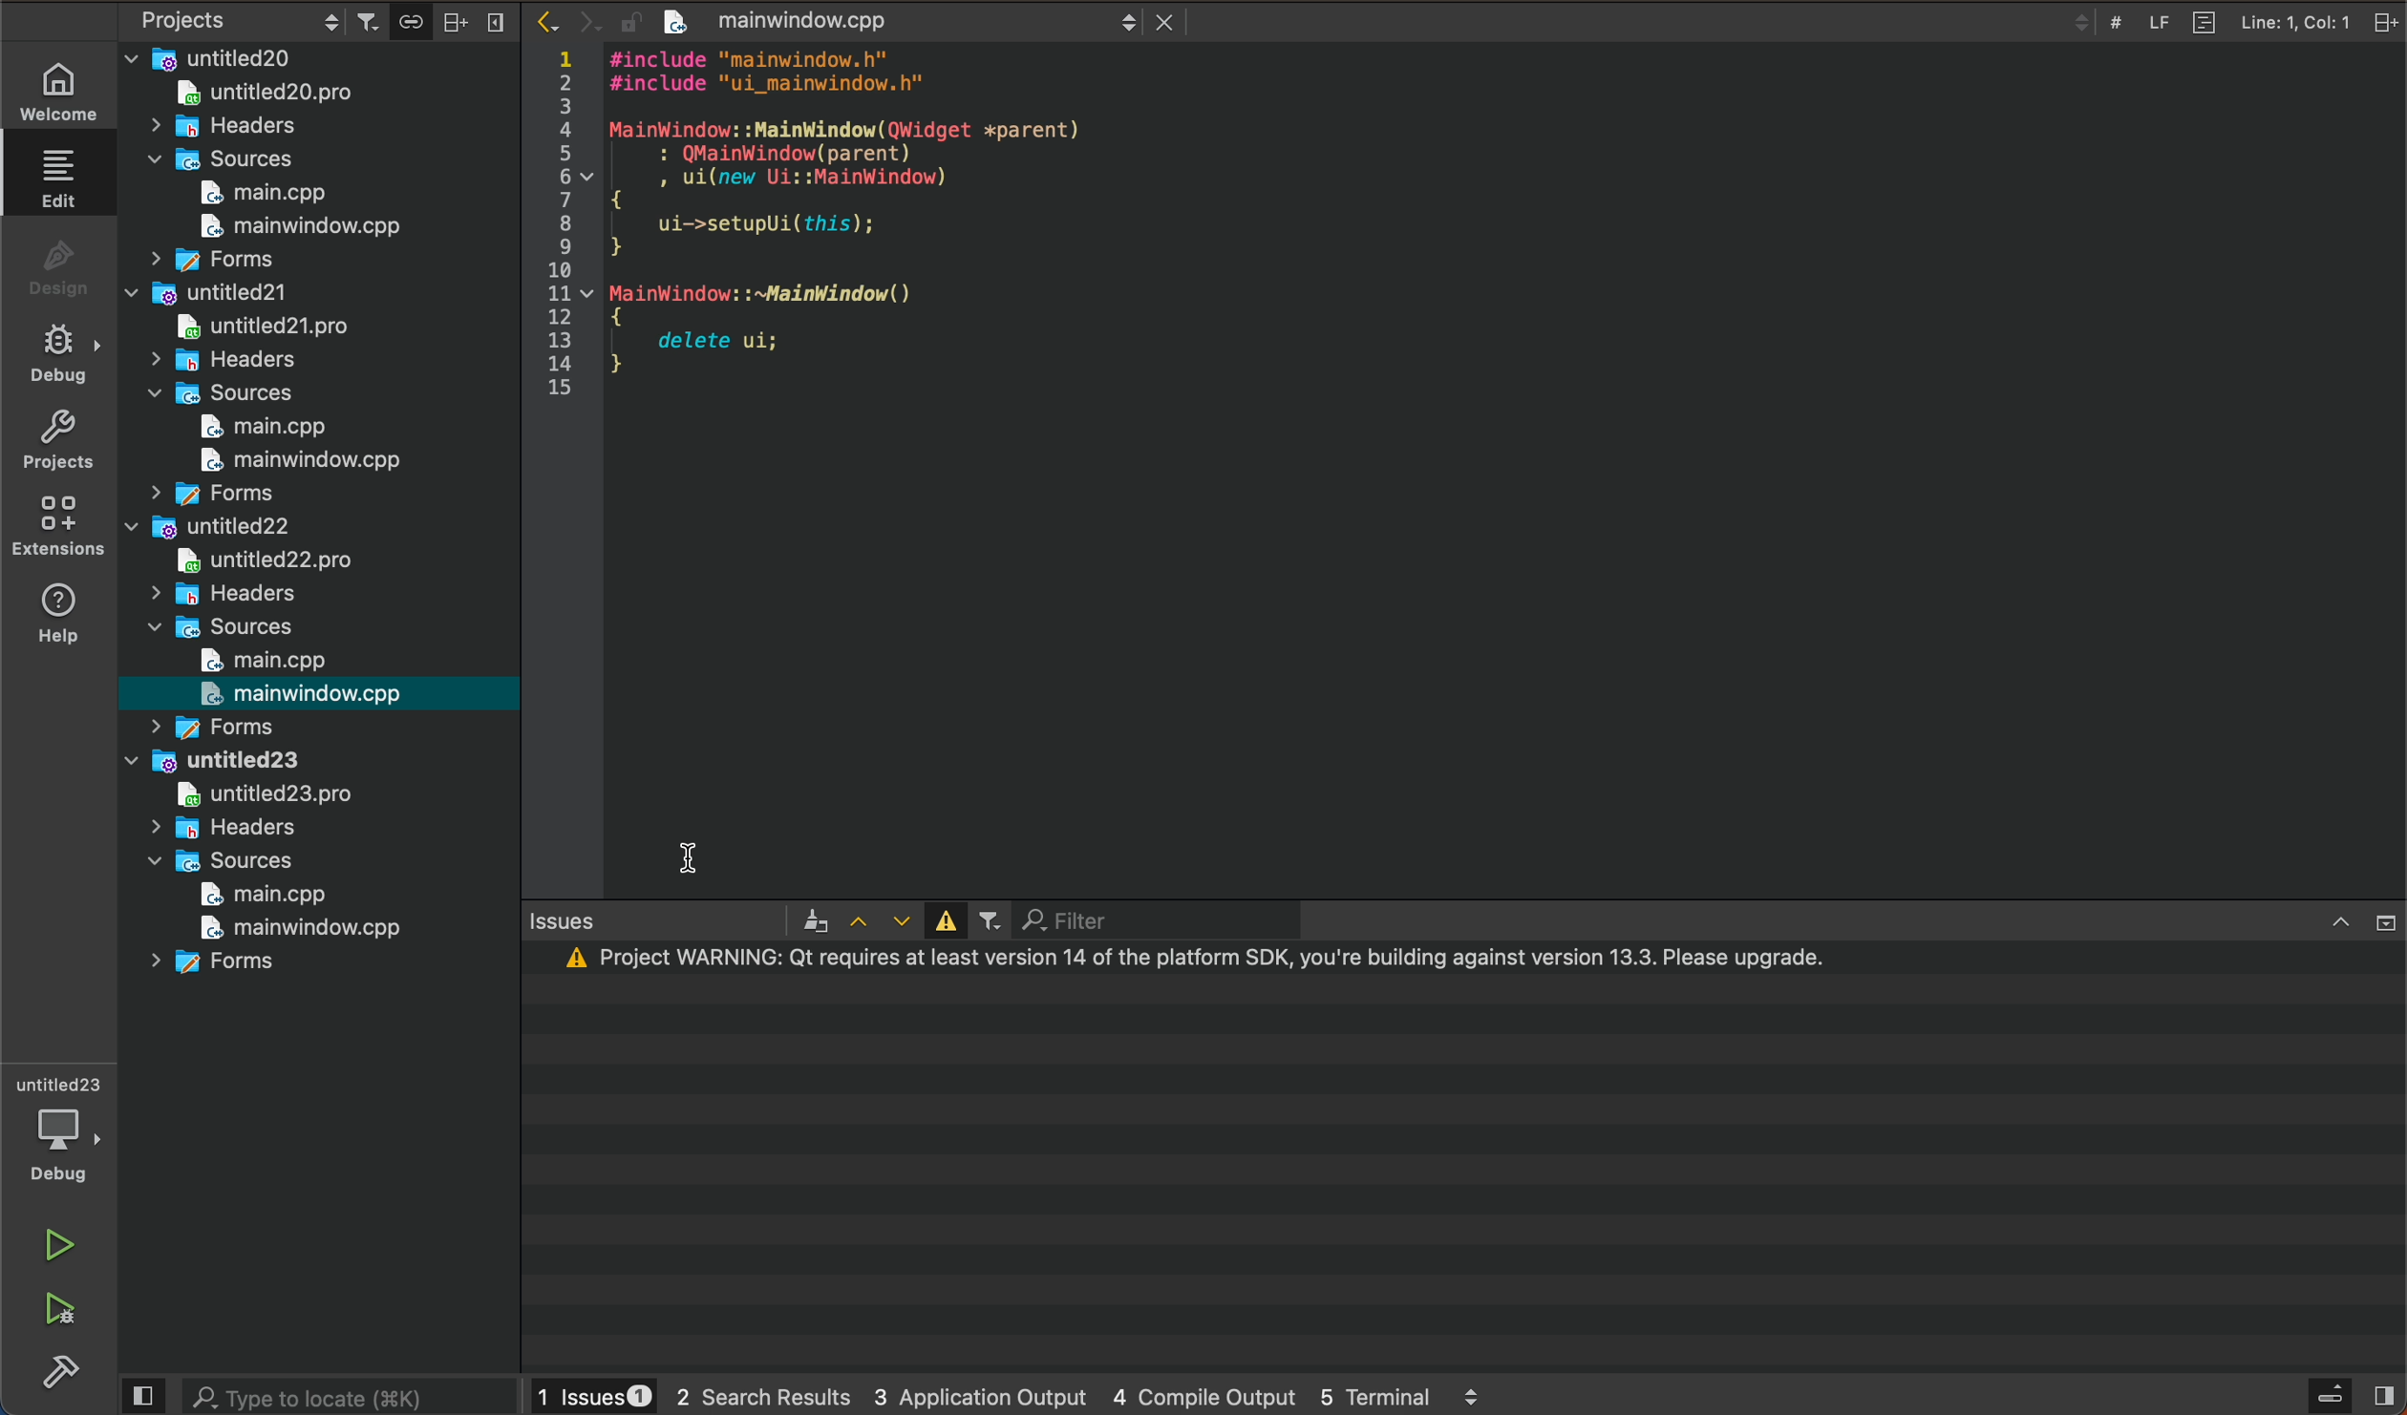 This screenshot has height=1415, width=2407. Describe the element at coordinates (57, 444) in the screenshot. I see `projects` at that location.